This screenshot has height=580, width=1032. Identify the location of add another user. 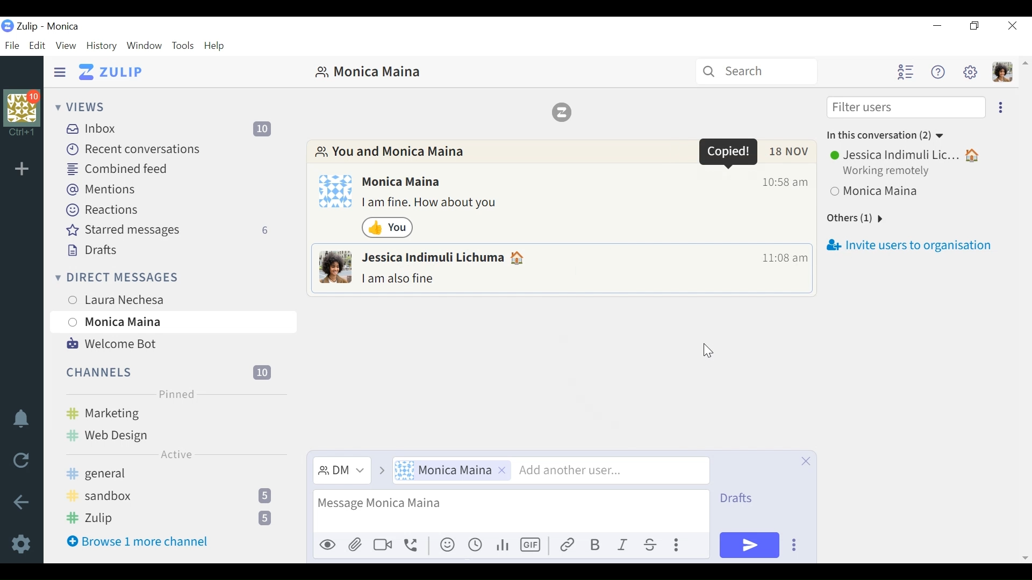
(610, 470).